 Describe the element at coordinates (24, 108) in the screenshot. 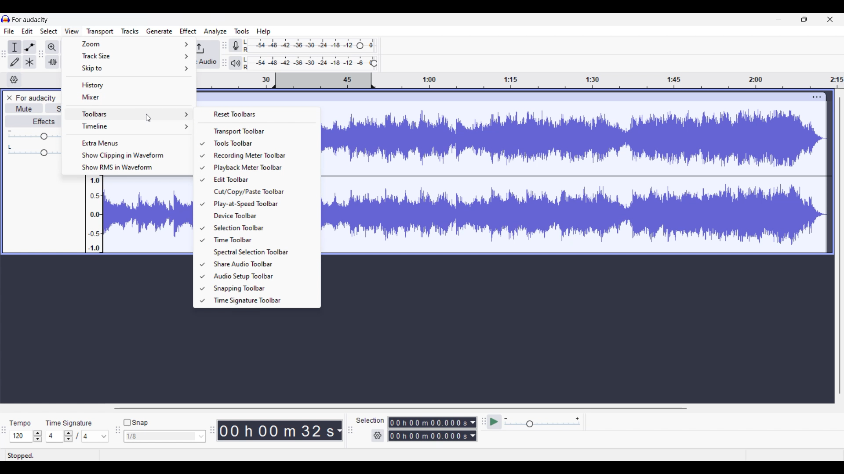

I see `Mute` at that location.